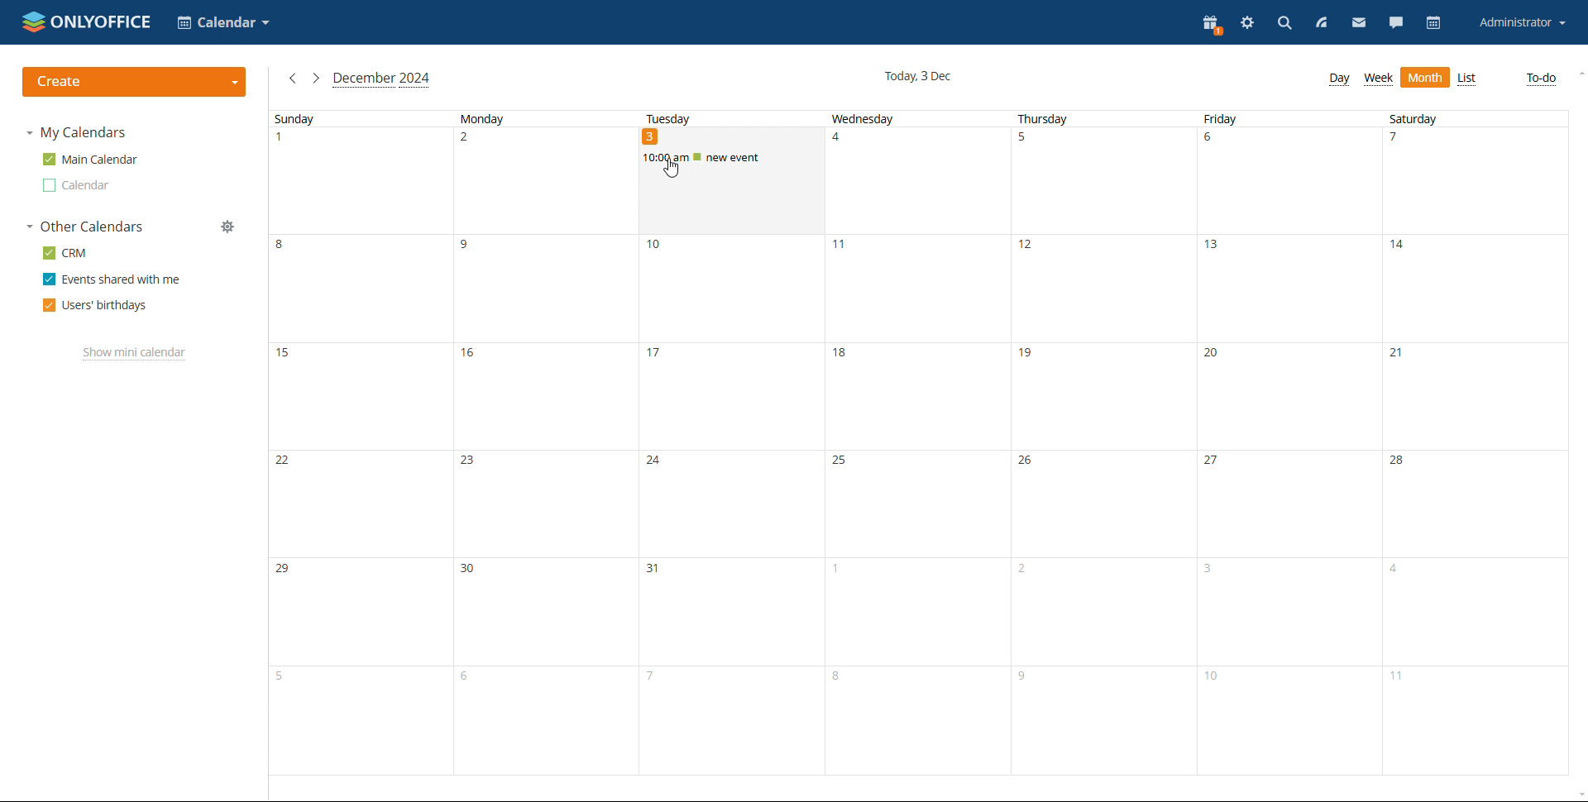  Describe the element at coordinates (292, 79) in the screenshot. I see `previous month` at that location.